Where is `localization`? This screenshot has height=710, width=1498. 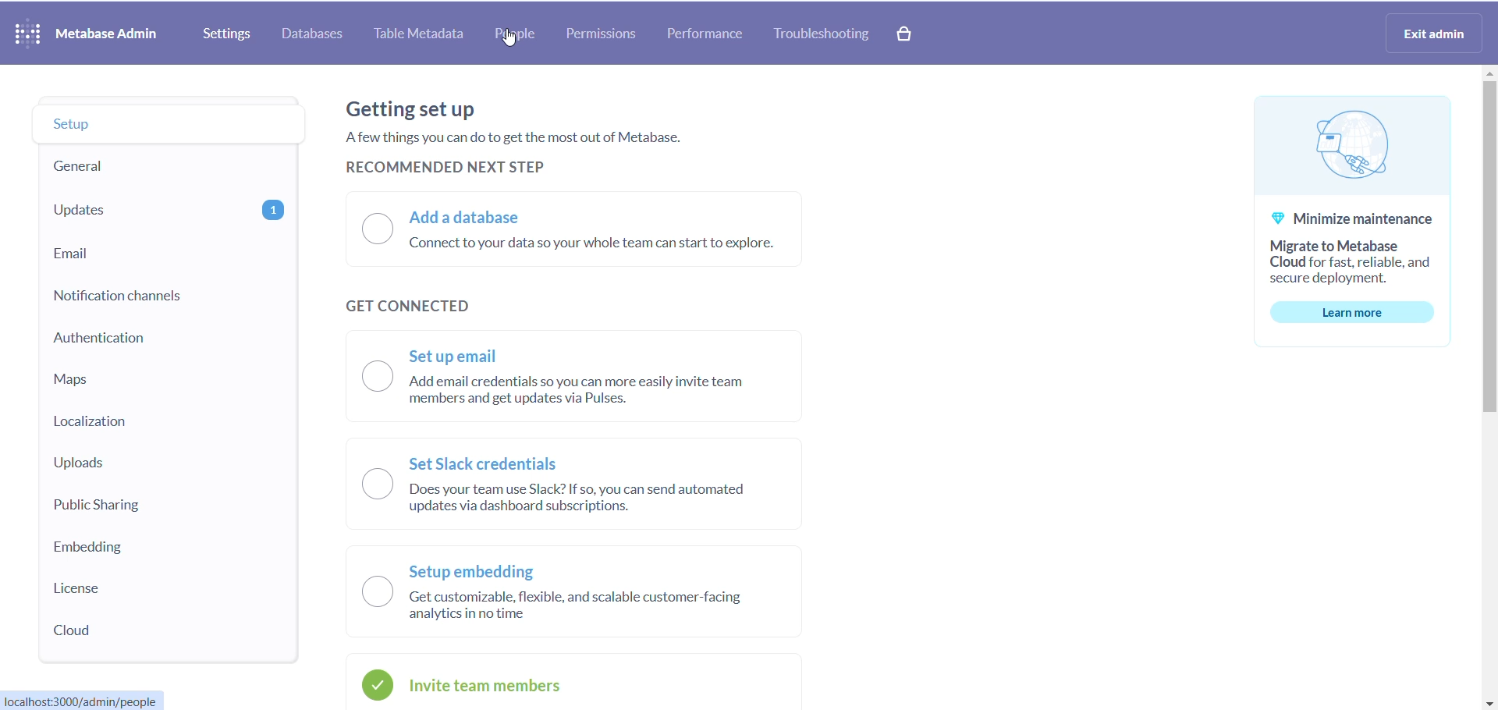
localization is located at coordinates (151, 428).